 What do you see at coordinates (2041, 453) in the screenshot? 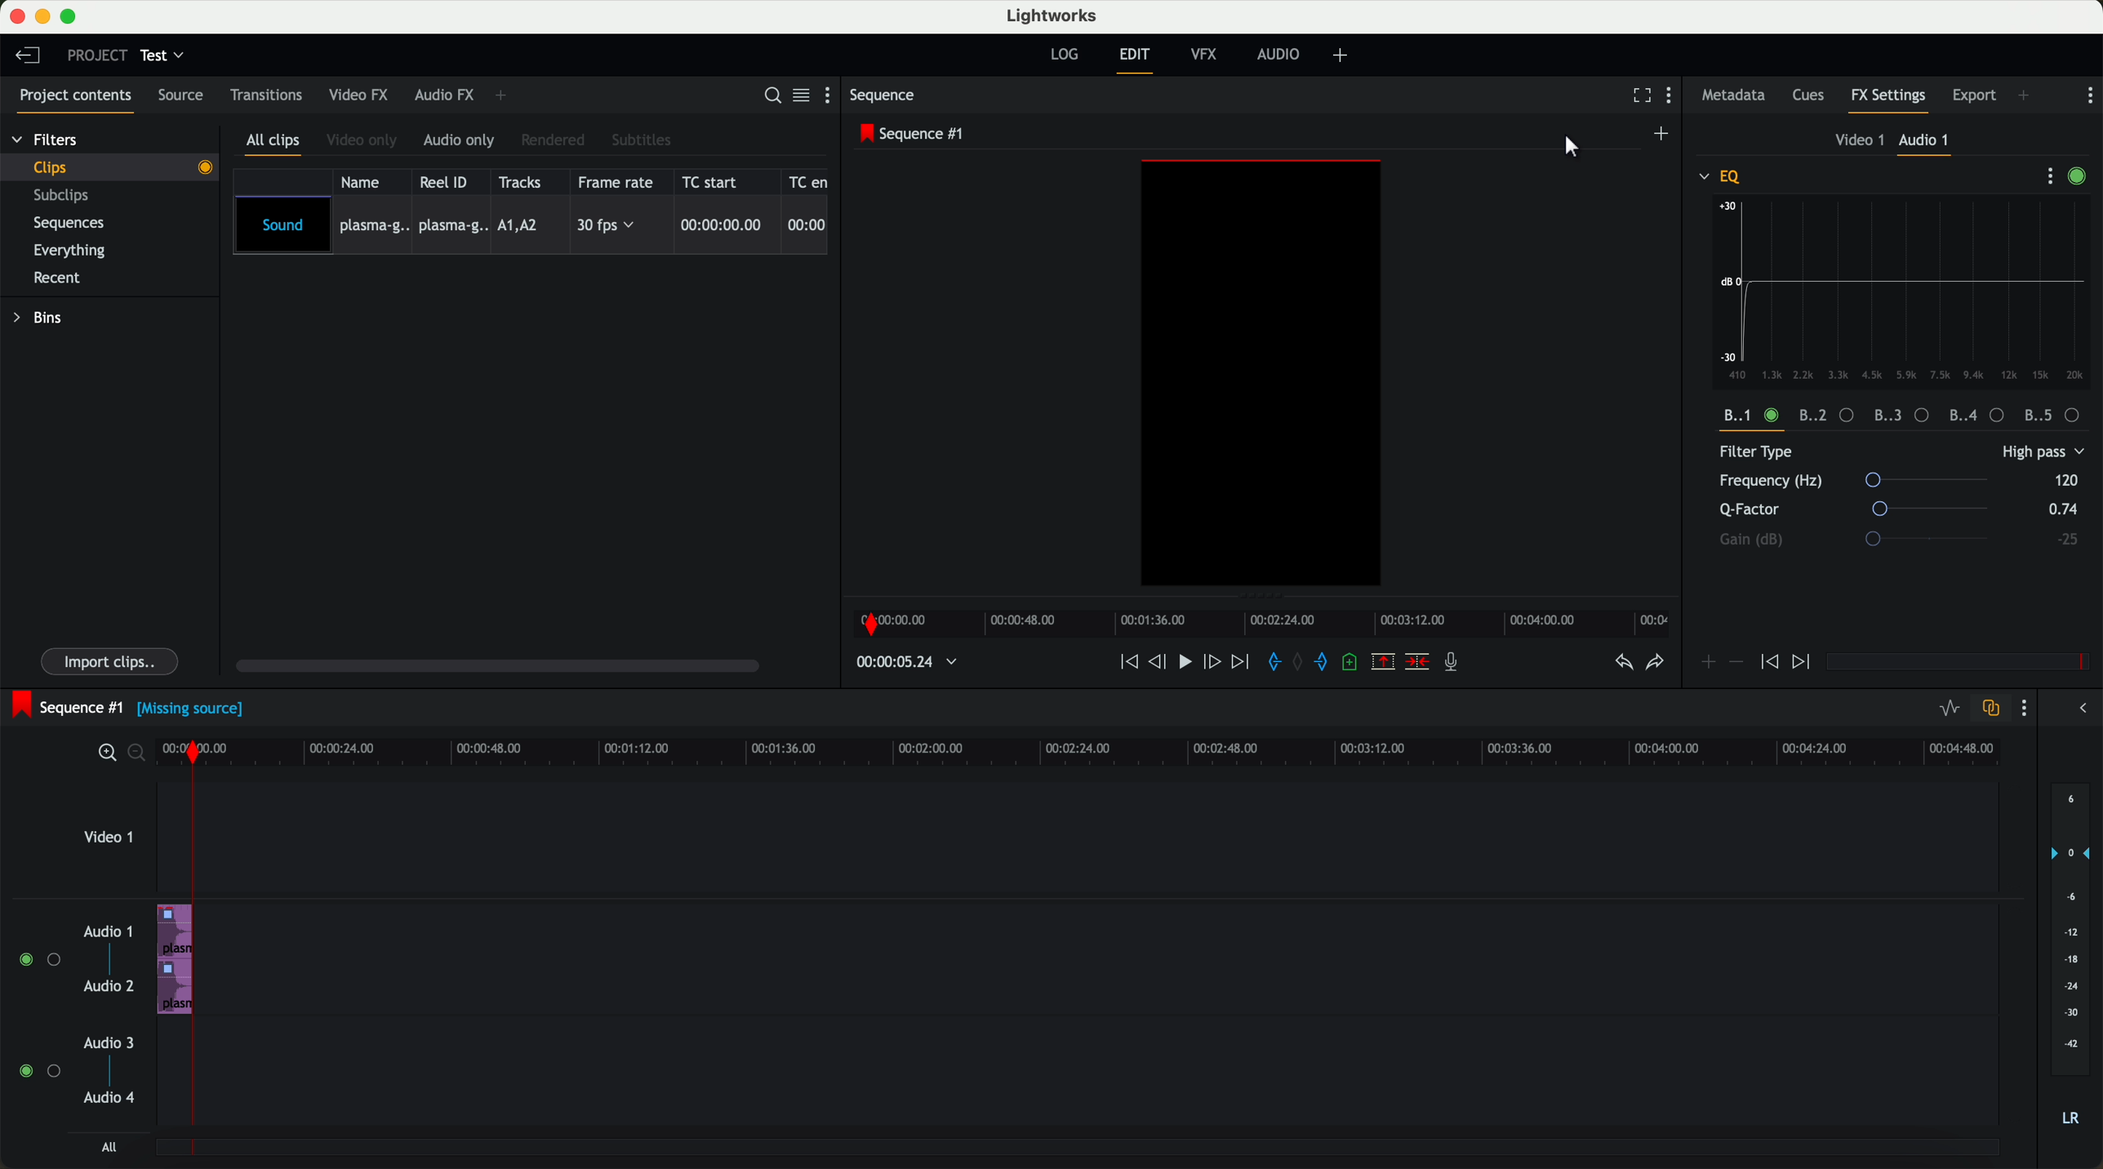
I see `high pass` at bounding box center [2041, 453].